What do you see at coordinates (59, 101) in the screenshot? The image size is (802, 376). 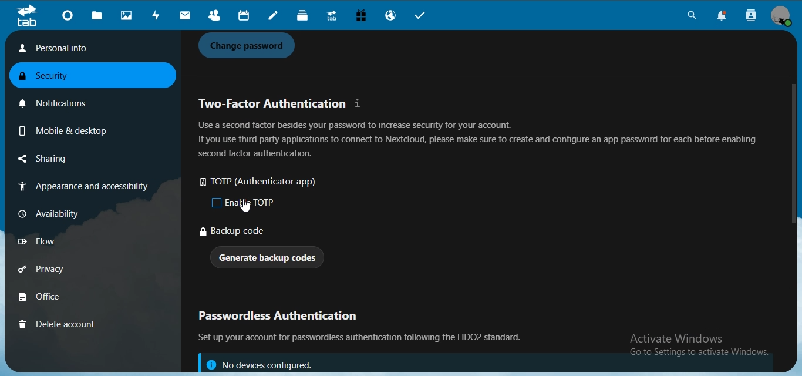 I see `notifications` at bounding box center [59, 101].